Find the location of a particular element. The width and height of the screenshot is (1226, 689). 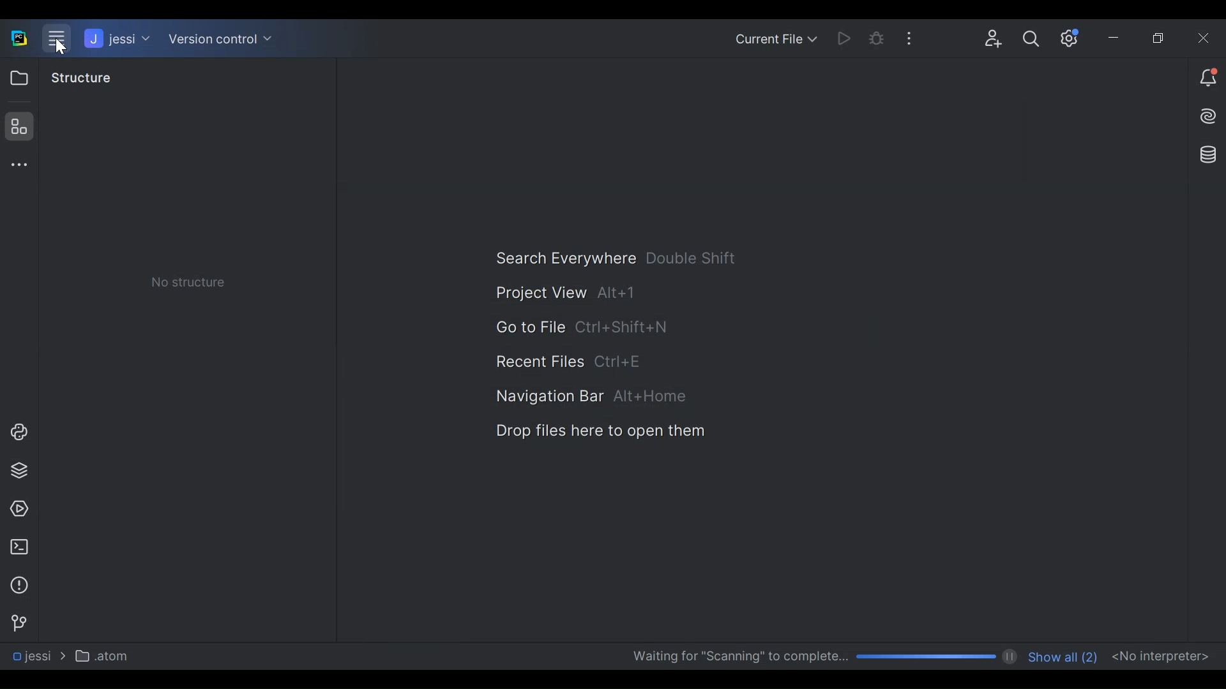

Recent Files is located at coordinates (541, 364).